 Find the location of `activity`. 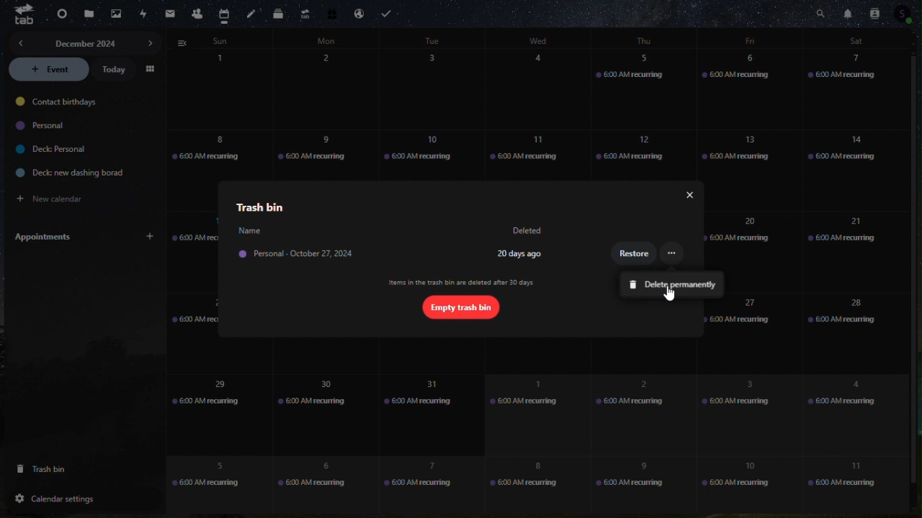

activity is located at coordinates (143, 14).